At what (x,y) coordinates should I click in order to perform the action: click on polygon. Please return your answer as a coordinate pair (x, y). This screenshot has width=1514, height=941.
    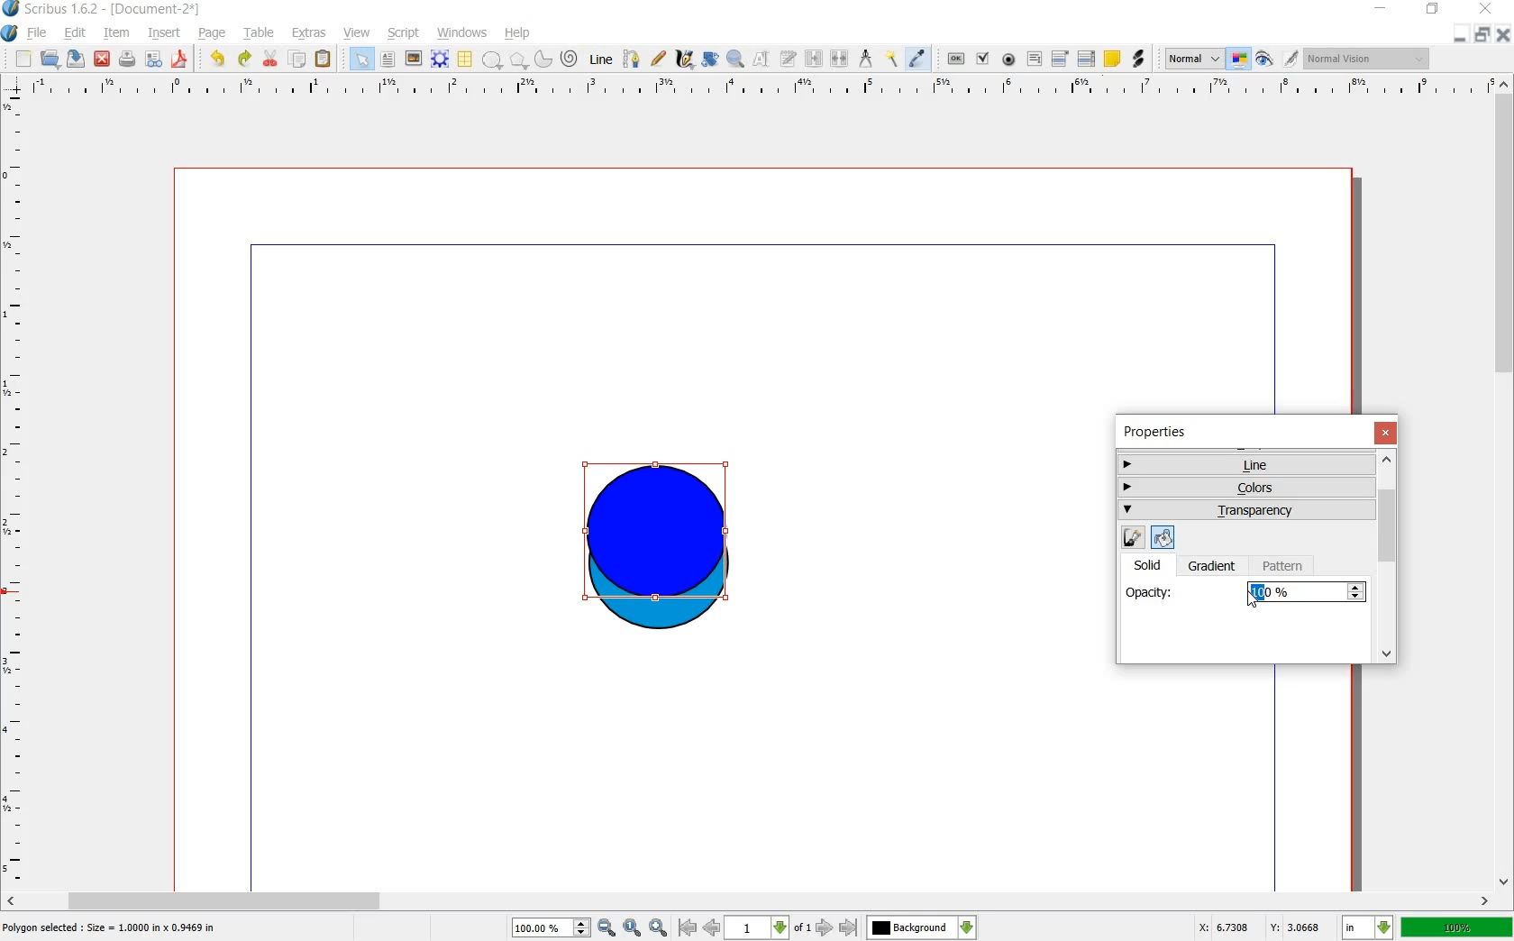
    Looking at the image, I should click on (517, 60).